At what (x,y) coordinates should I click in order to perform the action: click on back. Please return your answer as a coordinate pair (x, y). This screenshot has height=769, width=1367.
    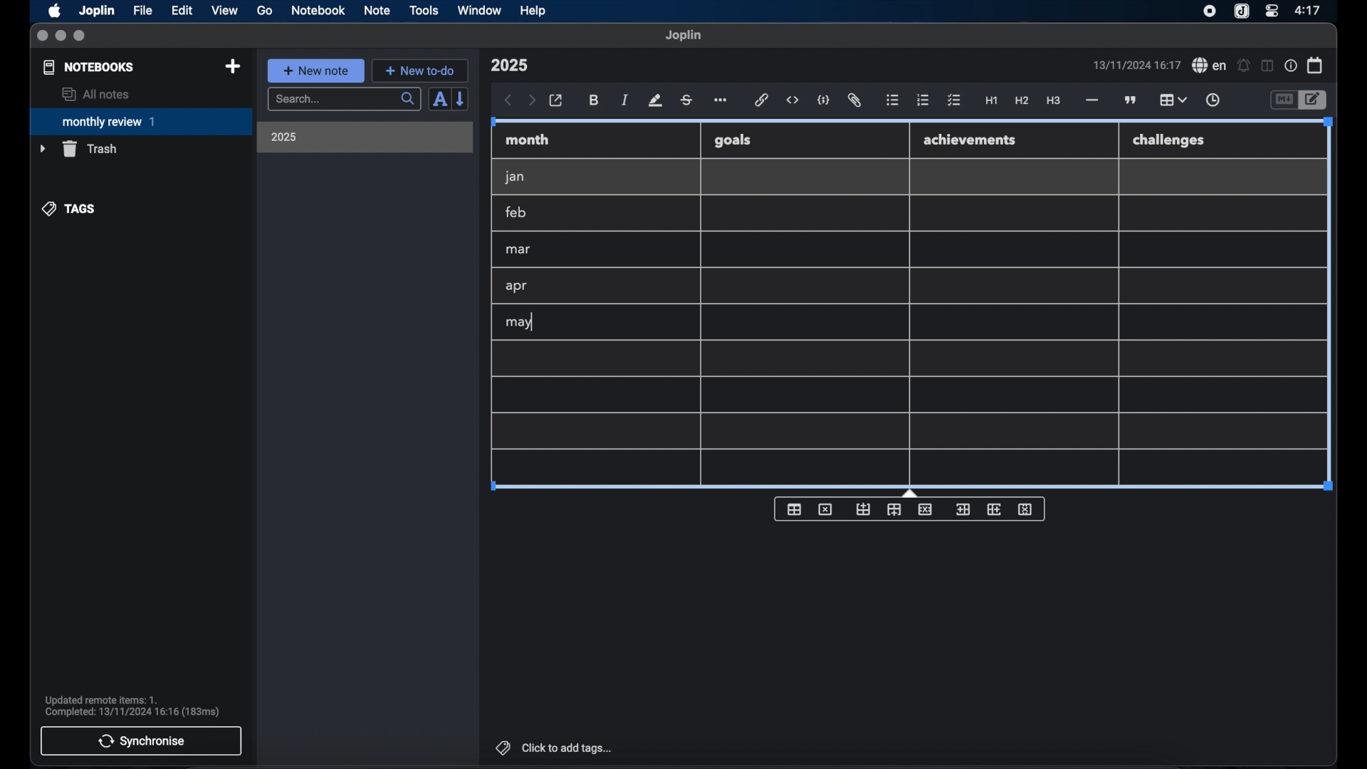
    Looking at the image, I should click on (508, 100).